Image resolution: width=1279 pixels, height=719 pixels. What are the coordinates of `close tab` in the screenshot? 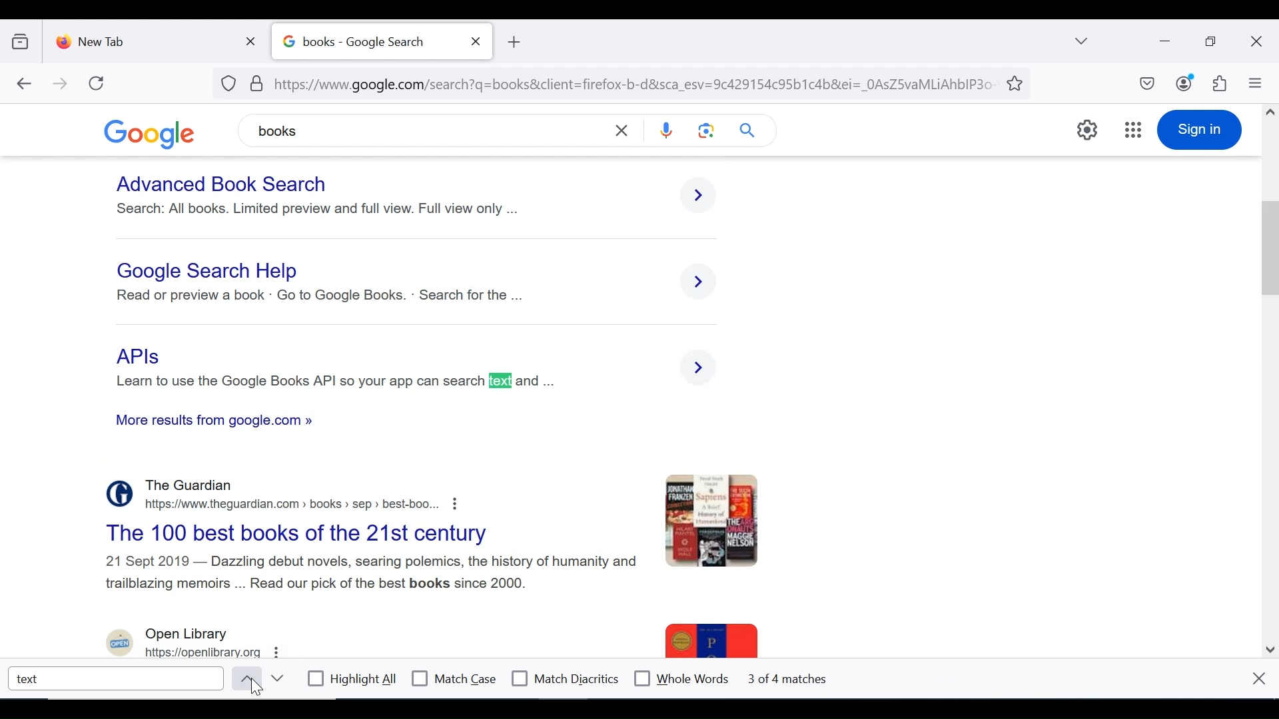 It's located at (254, 39).